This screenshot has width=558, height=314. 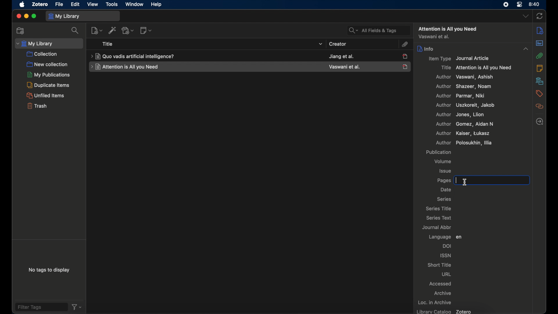 I want to click on item unselected, so click(x=406, y=56).